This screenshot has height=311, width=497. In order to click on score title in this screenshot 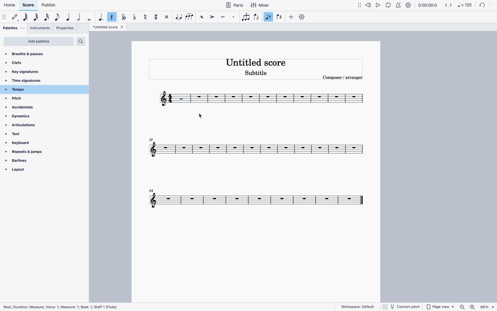, I will do `click(108, 27)`.